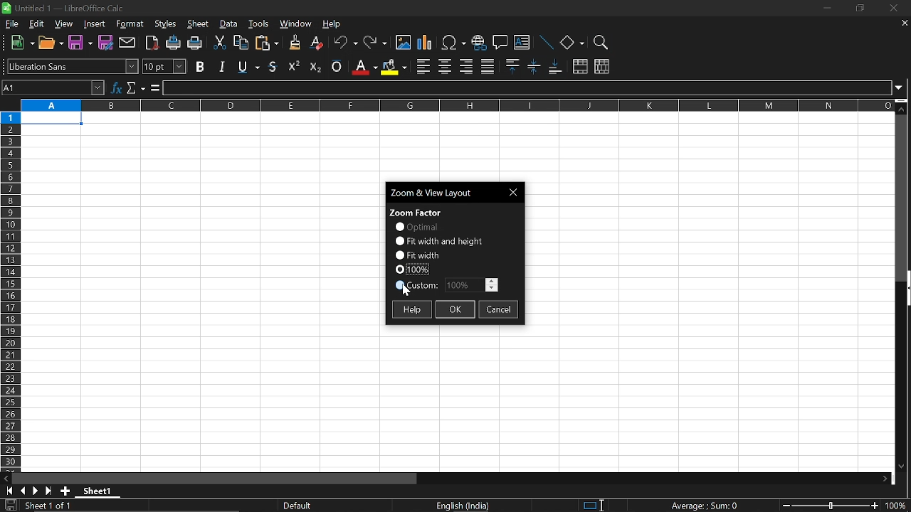  I want to click on text style, so click(73, 66).